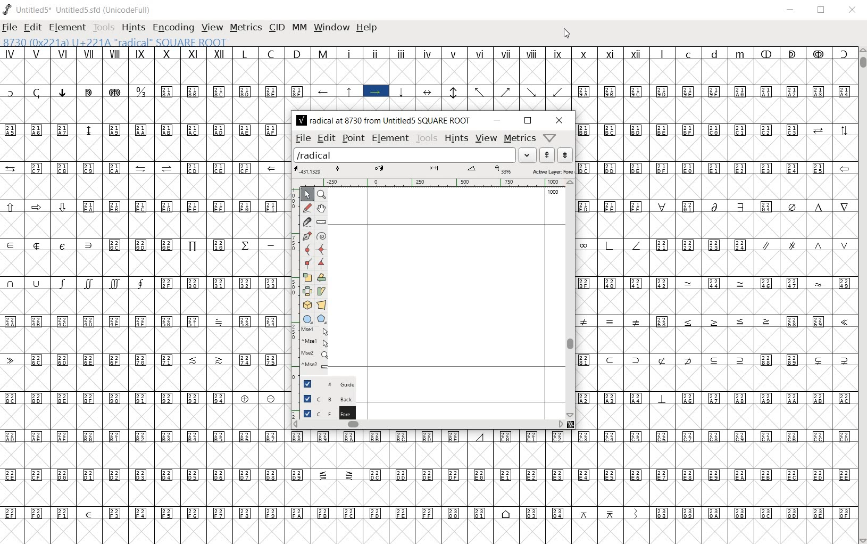 The image size is (867, 544). Describe the element at coordinates (323, 319) in the screenshot. I see `polygon or star` at that location.